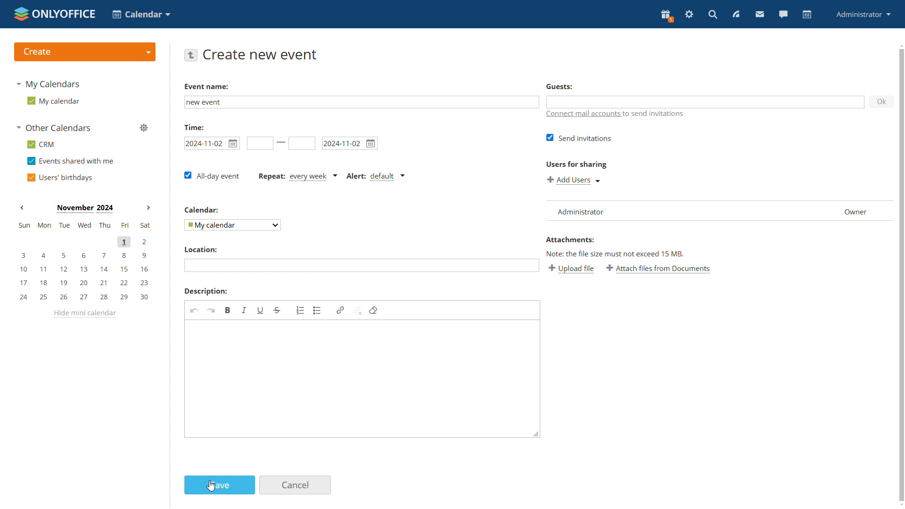  Describe the element at coordinates (202, 209) in the screenshot. I see `Calendar` at that location.